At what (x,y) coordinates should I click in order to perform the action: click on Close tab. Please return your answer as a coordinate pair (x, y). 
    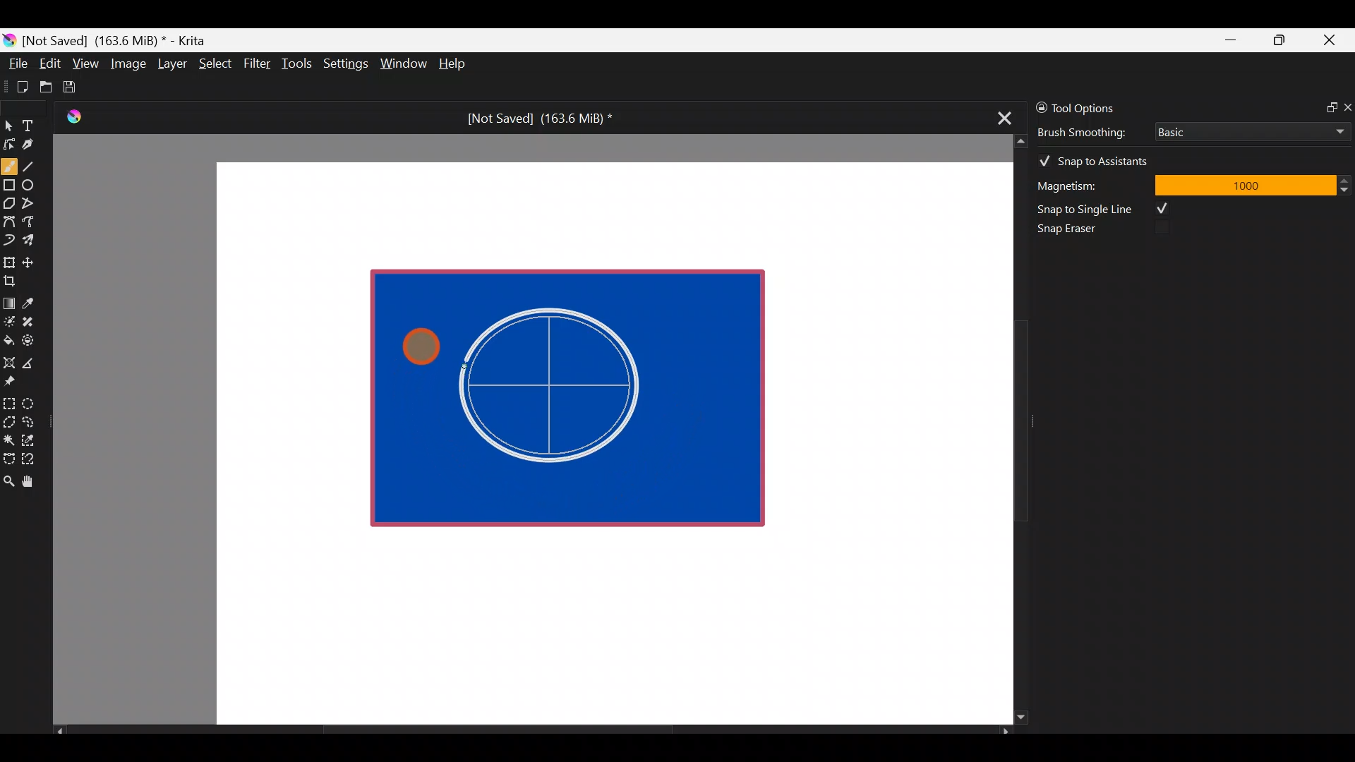
    Looking at the image, I should click on (1000, 116).